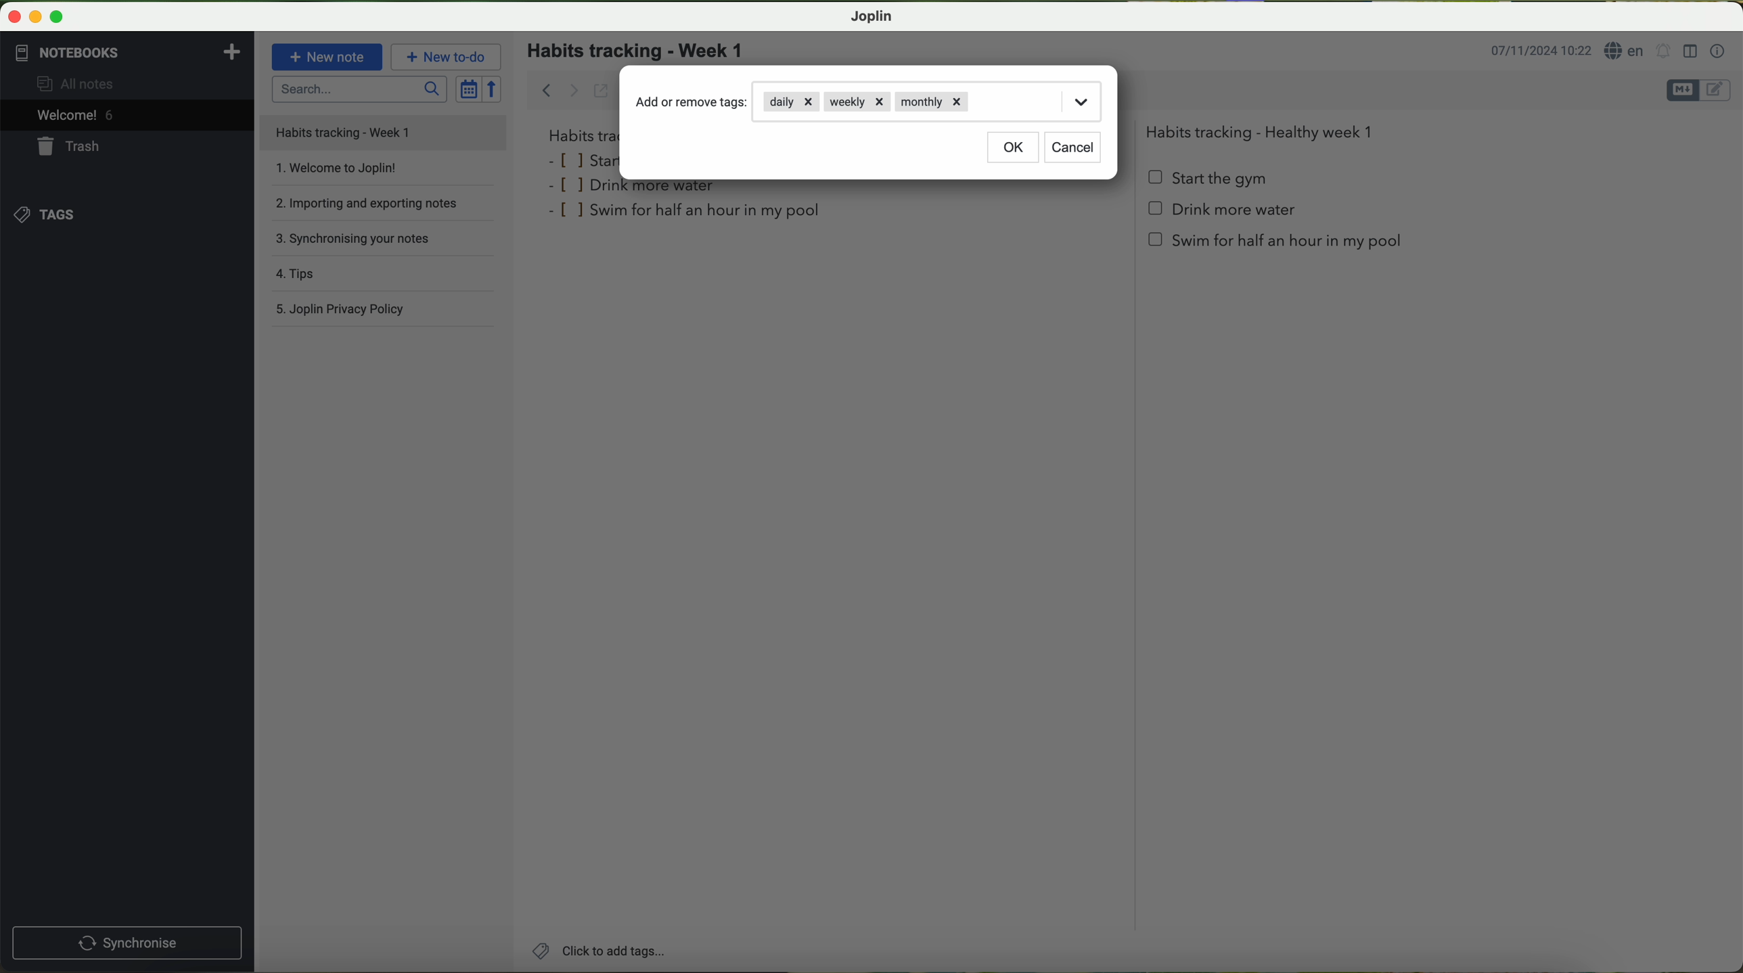 This screenshot has width=1743, height=973. Describe the element at coordinates (583, 160) in the screenshot. I see `star` at that location.